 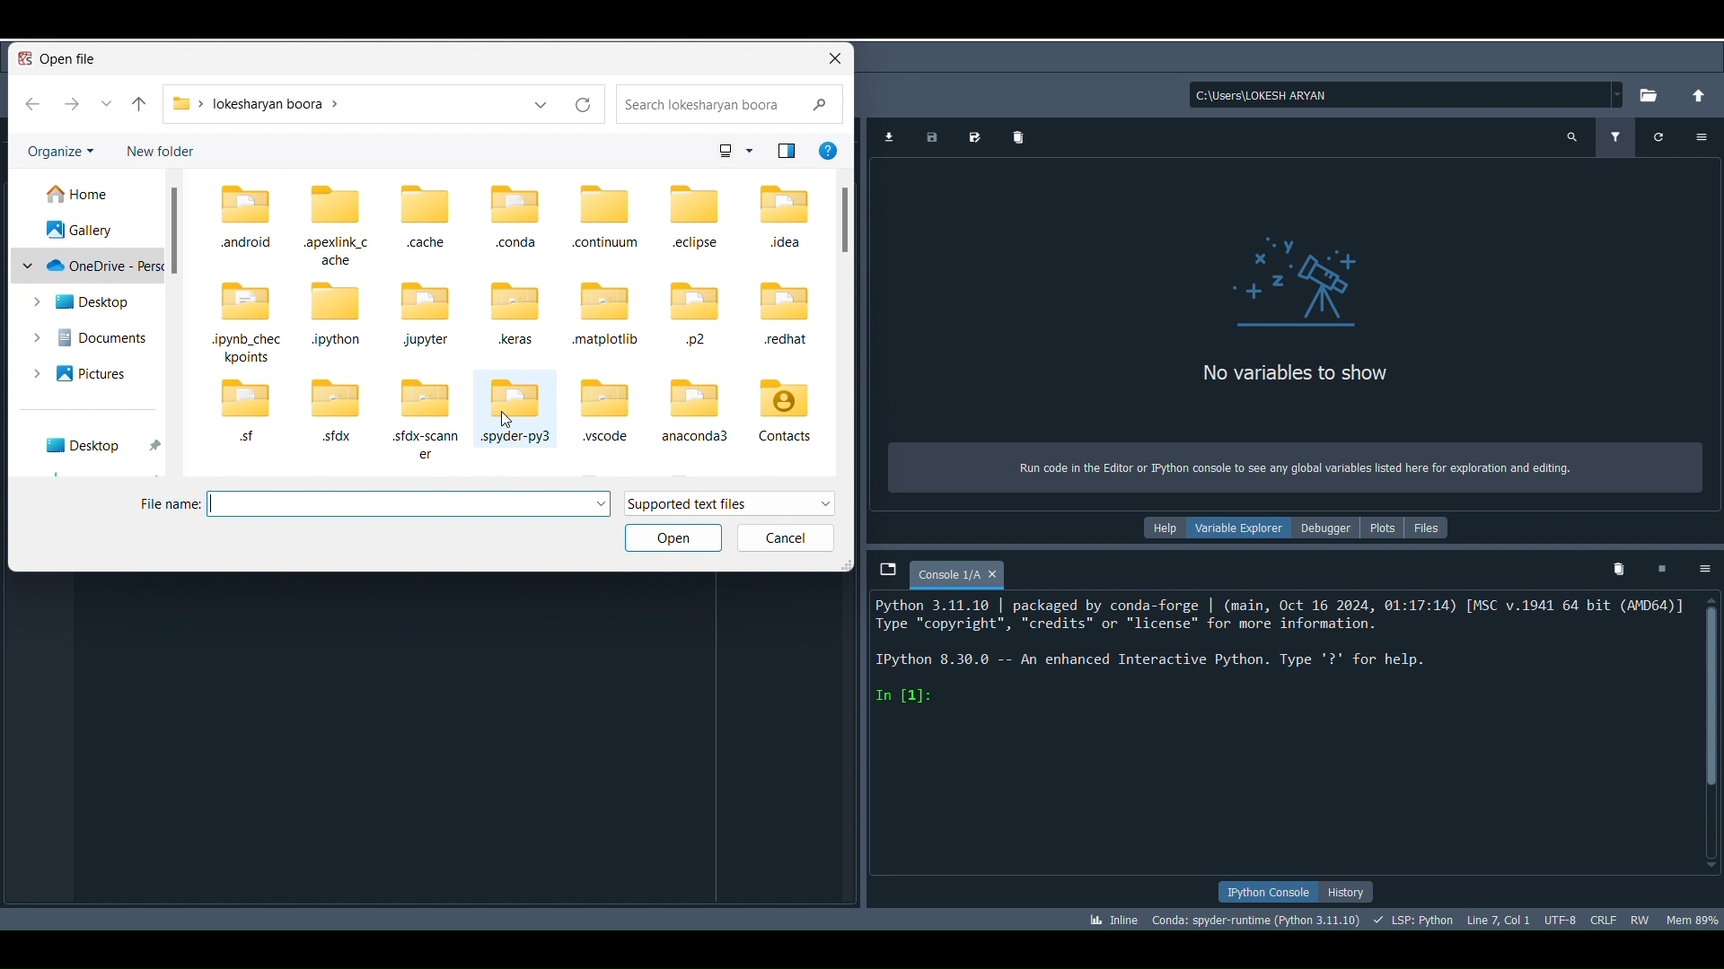 What do you see at coordinates (248, 320) in the screenshot?
I see `Folder` at bounding box center [248, 320].